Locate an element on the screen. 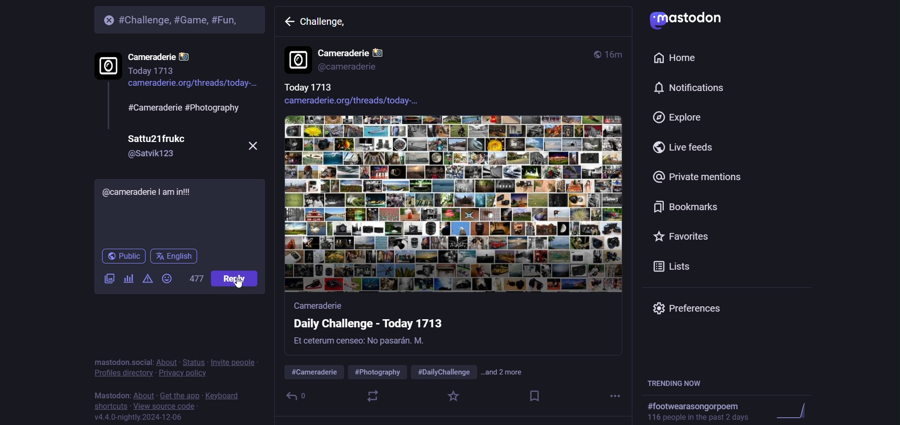  boost is located at coordinates (372, 396).